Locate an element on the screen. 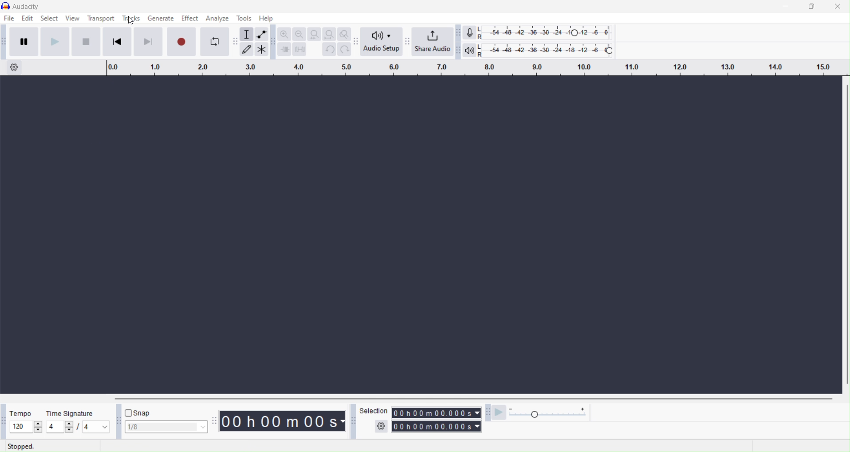 The height and width of the screenshot is (452, 850). Draw tool is located at coordinates (246, 49).